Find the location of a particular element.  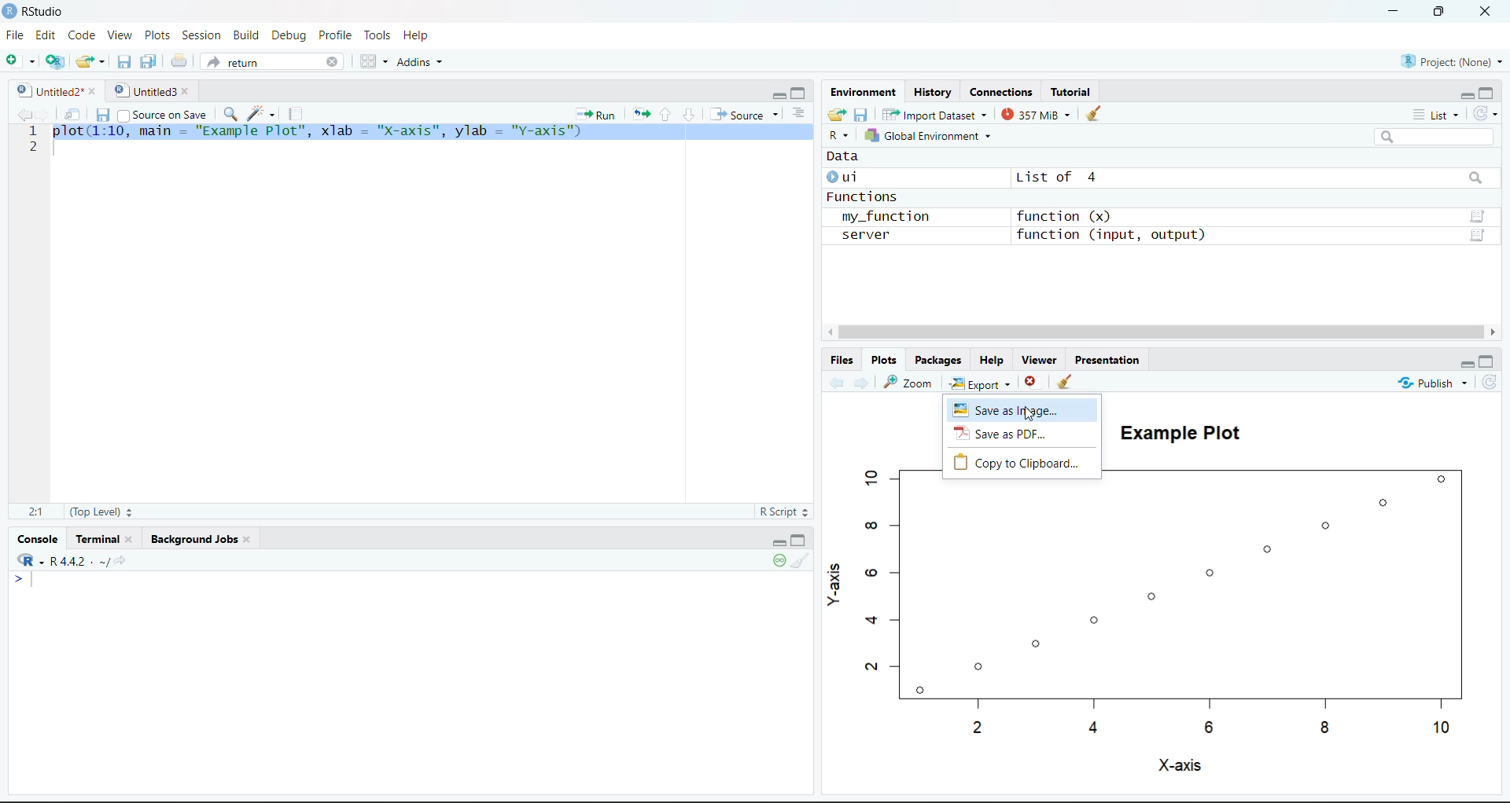

Refresh file listing is located at coordinates (1489, 383).